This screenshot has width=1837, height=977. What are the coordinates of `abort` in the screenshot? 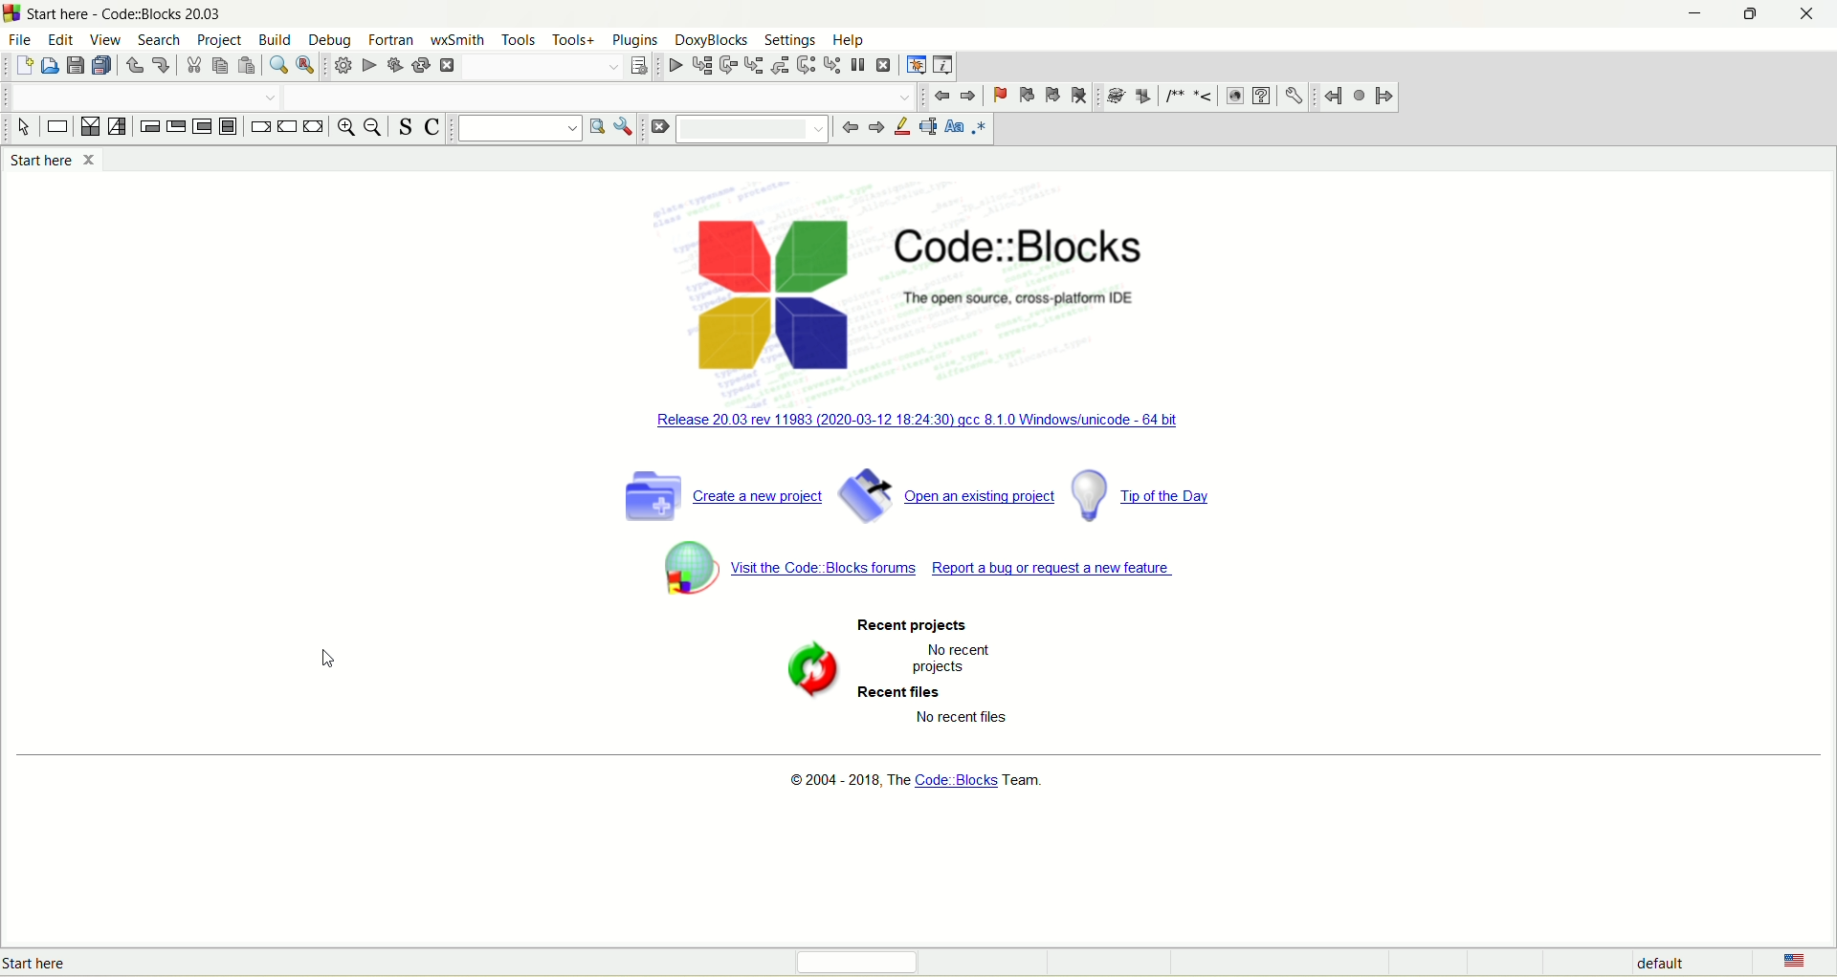 It's located at (446, 67).